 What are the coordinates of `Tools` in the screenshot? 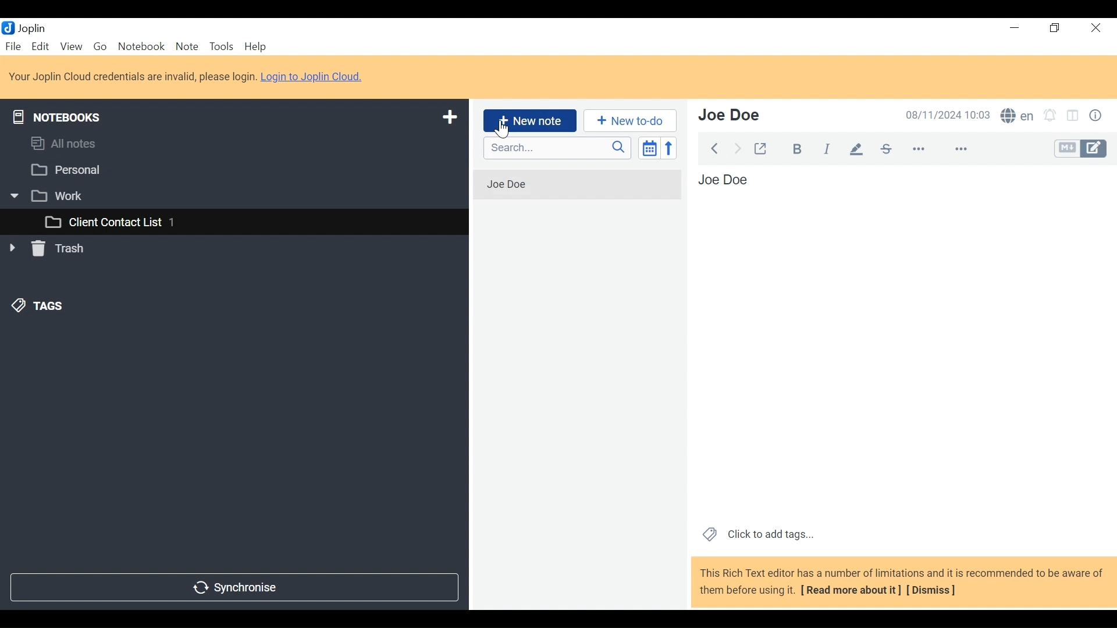 It's located at (220, 47).